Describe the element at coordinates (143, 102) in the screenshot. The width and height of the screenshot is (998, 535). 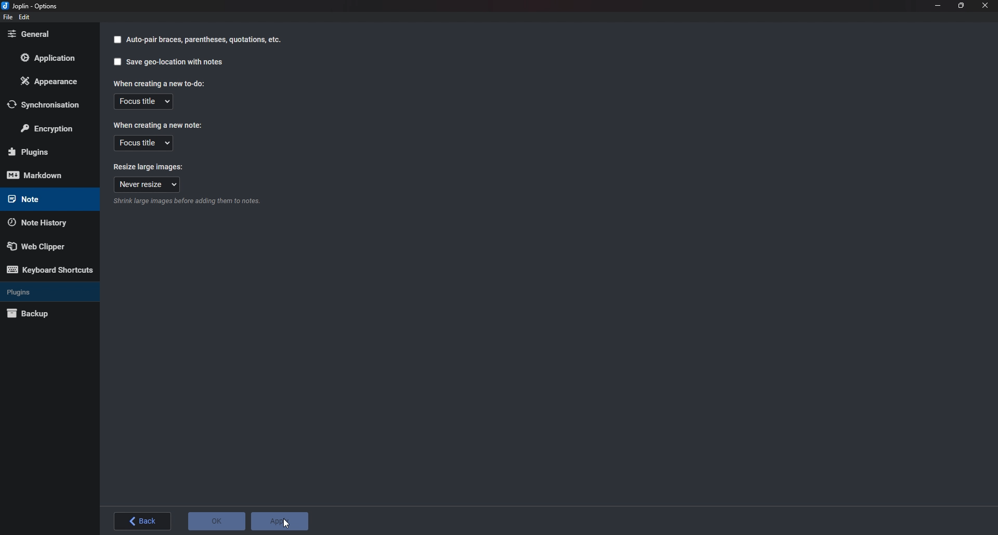
I see `Focus Title` at that location.